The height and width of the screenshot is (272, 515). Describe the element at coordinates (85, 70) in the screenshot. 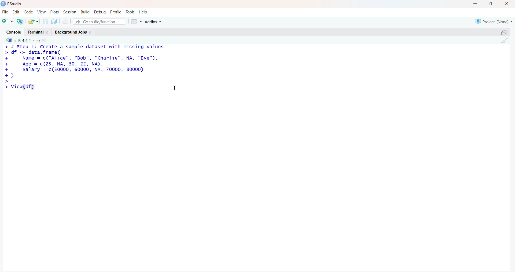

I see `> # Step 1: Create a sample dataset with missing values
> df <- data.frame(

+ Name = c("Alice", "Bob", "Charlie", NA, "Eve"),
+ Age = c(25, NA, 30, 22, NA),

+ salary = c(50000, 60000, NA, 70000, 80000)

+)

>

> view(df)` at that location.